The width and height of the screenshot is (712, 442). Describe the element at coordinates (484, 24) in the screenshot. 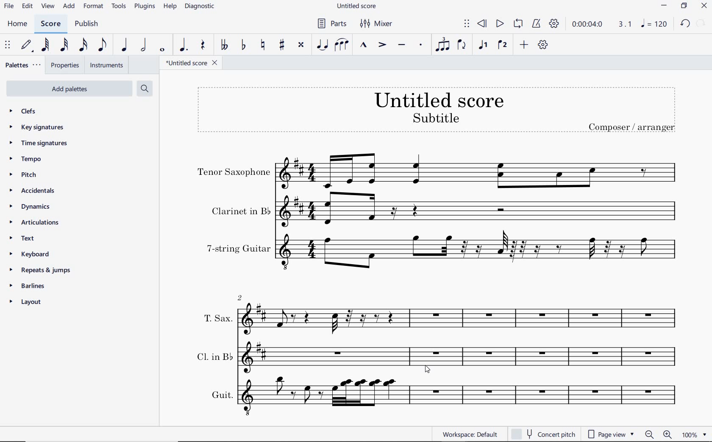

I see `REWIND` at that location.